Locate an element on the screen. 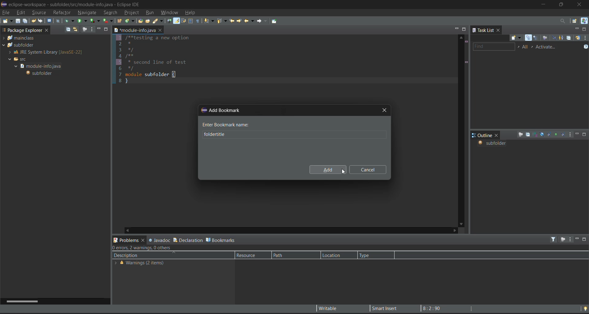  close is located at coordinates (47, 31).